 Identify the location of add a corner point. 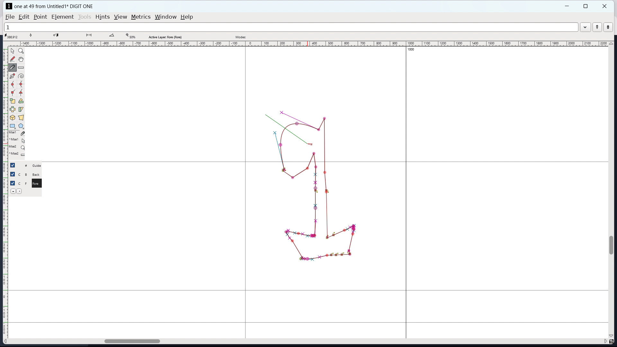
(13, 93).